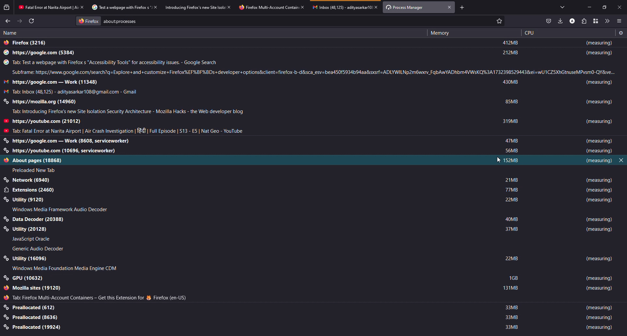  Describe the element at coordinates (42, 102) in the screenshot. I see `https://mozilla.org (11348)` at that location.